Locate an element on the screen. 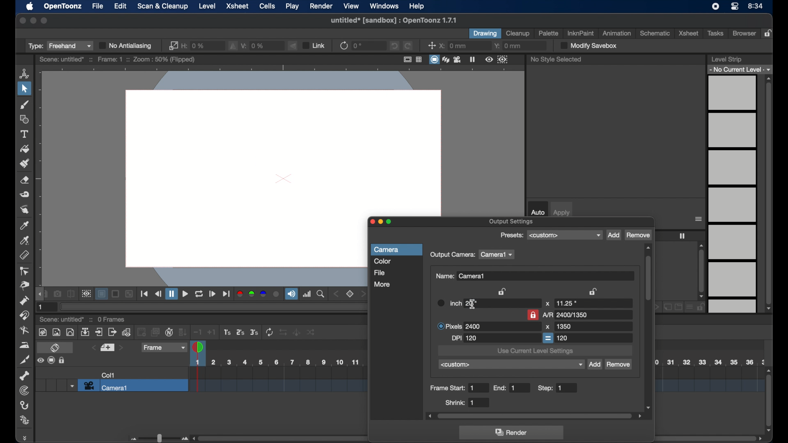 The height and width of the screenshot is (443, 788).  is located at coordinates (226, 296).